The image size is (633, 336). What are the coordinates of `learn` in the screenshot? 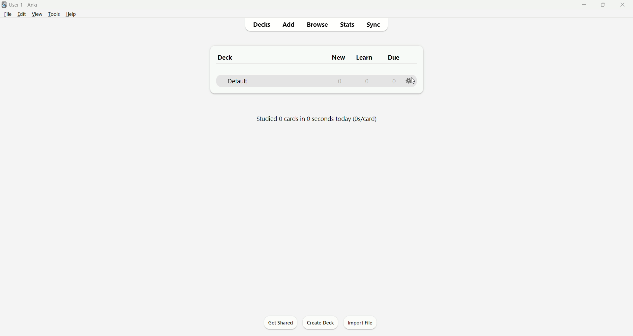 It's located at (364, 59).